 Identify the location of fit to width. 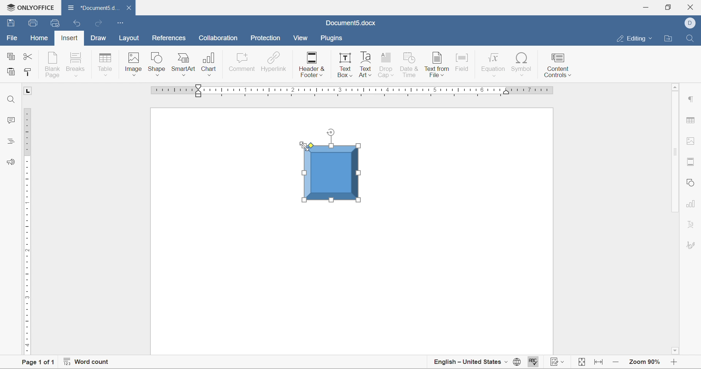
(581, 363).